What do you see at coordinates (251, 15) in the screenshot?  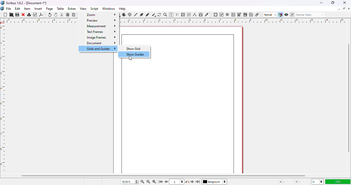 I see `text annotation` at bounding box center [251, 15].